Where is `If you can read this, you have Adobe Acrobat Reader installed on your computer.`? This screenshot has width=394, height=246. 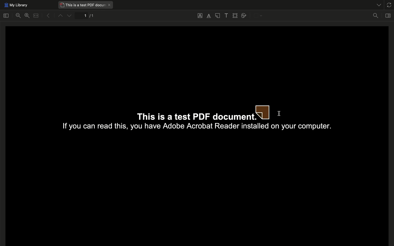 If you can read this, you have Adobe Acrobat Reader installed on your computer. is located at coordinates (196, 128).